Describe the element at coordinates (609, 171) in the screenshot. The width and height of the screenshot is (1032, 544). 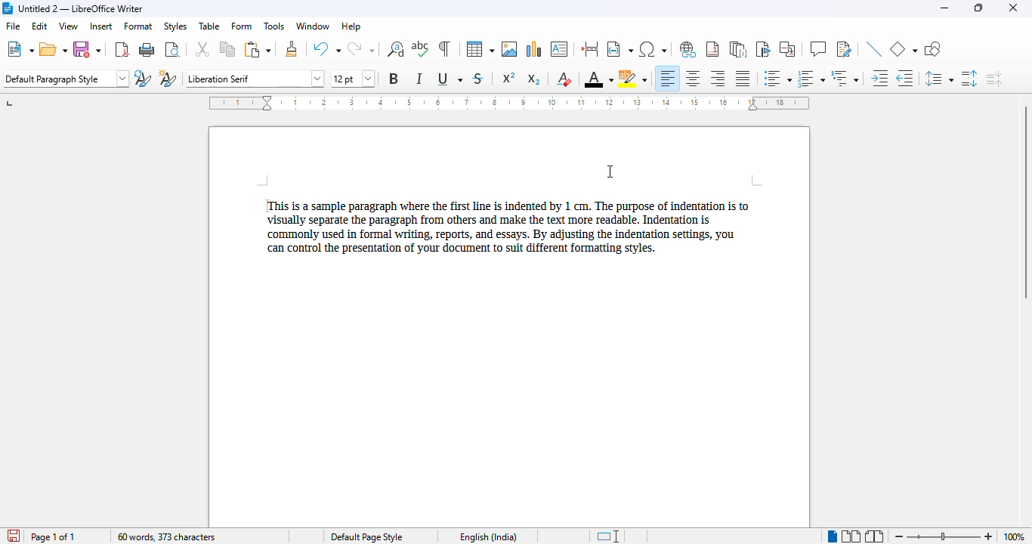
I see `cursor` at that location.